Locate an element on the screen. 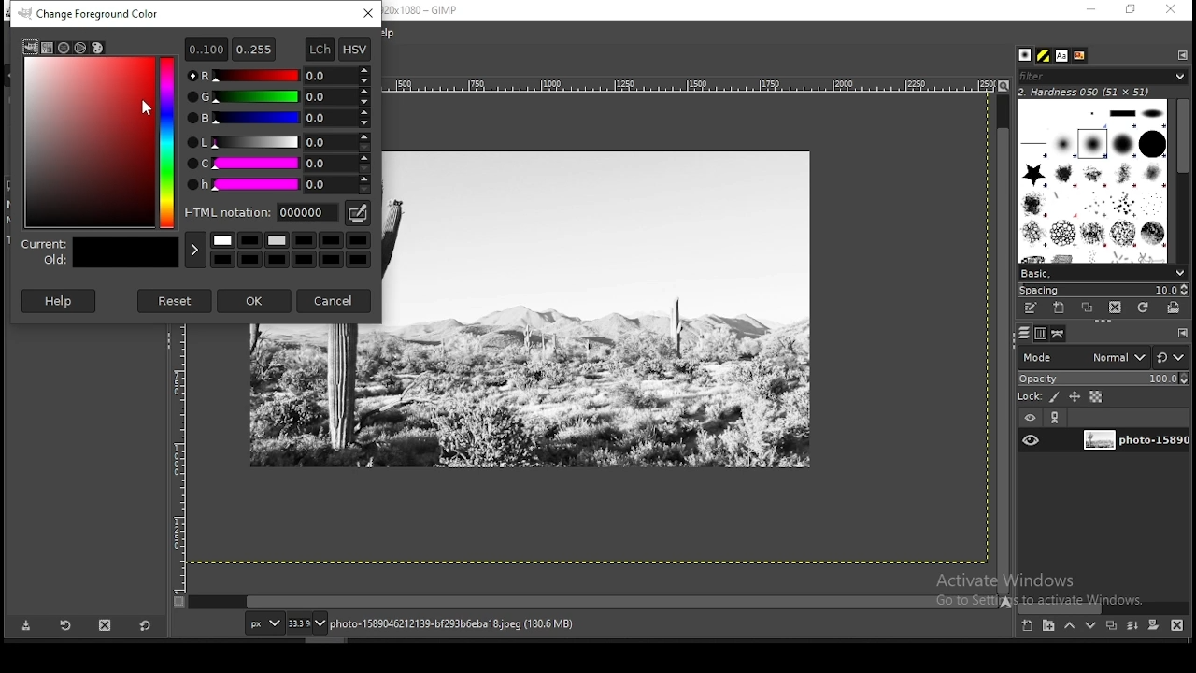  create a new brush is located at coordinates (1061, 308).